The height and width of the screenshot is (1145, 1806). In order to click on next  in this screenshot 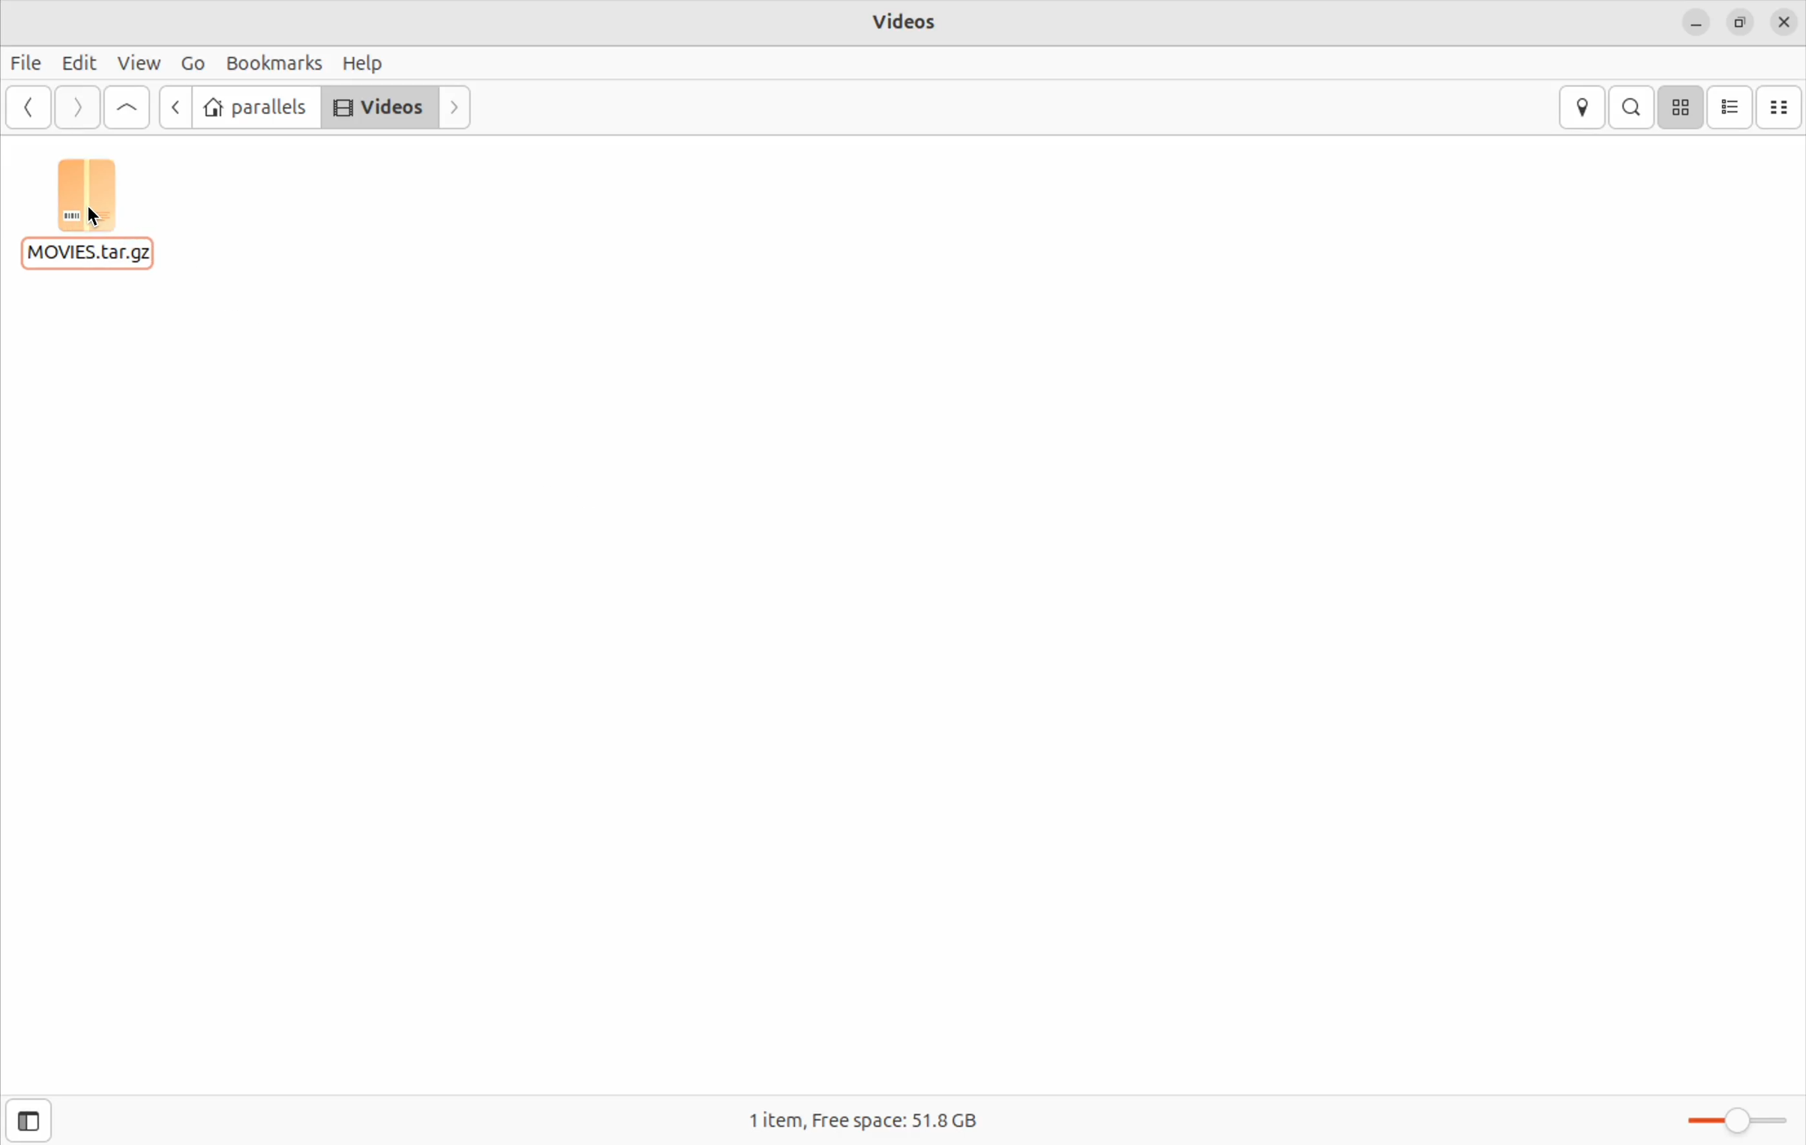, I will do `click(454, 106)`.